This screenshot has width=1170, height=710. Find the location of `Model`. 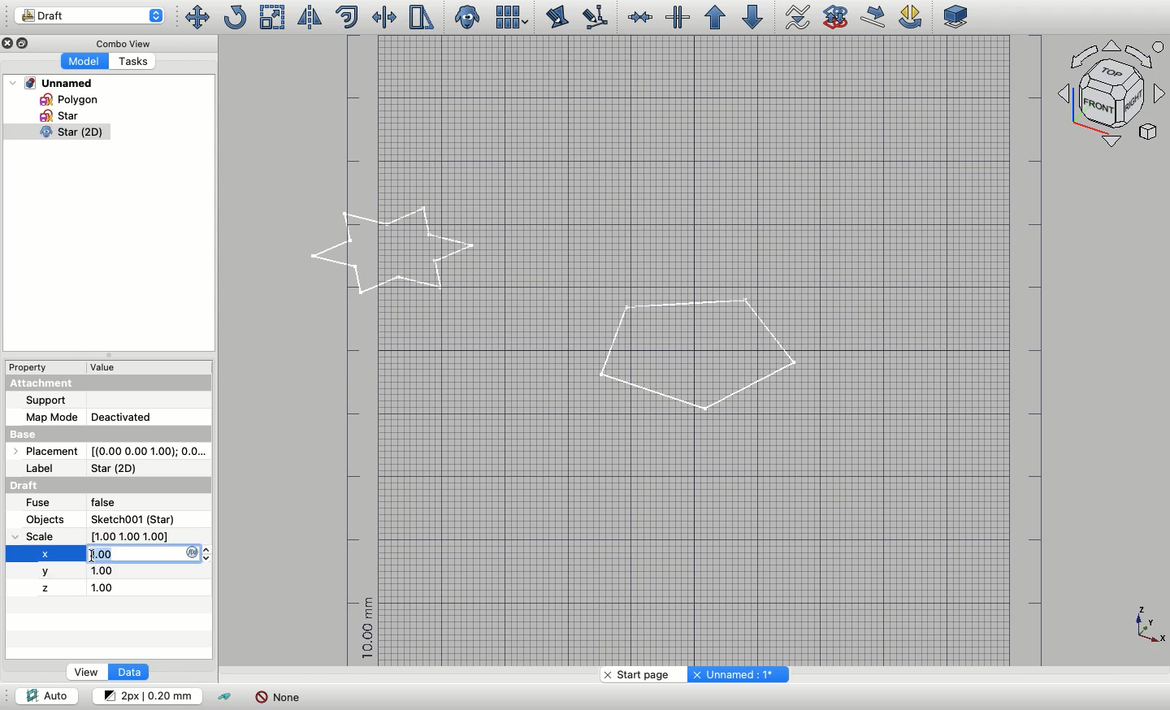

Model is located at coordinates (83, 62).